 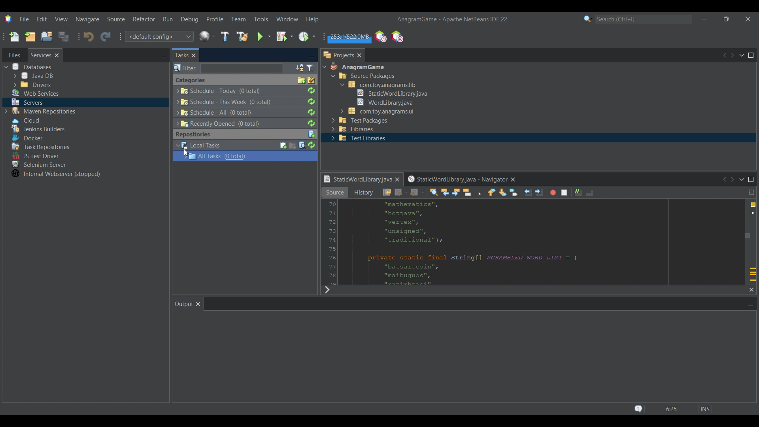 What do you see at coordinates (106, 37) in the screenshot?
I see `Redo` at bounding box center [106, 37].